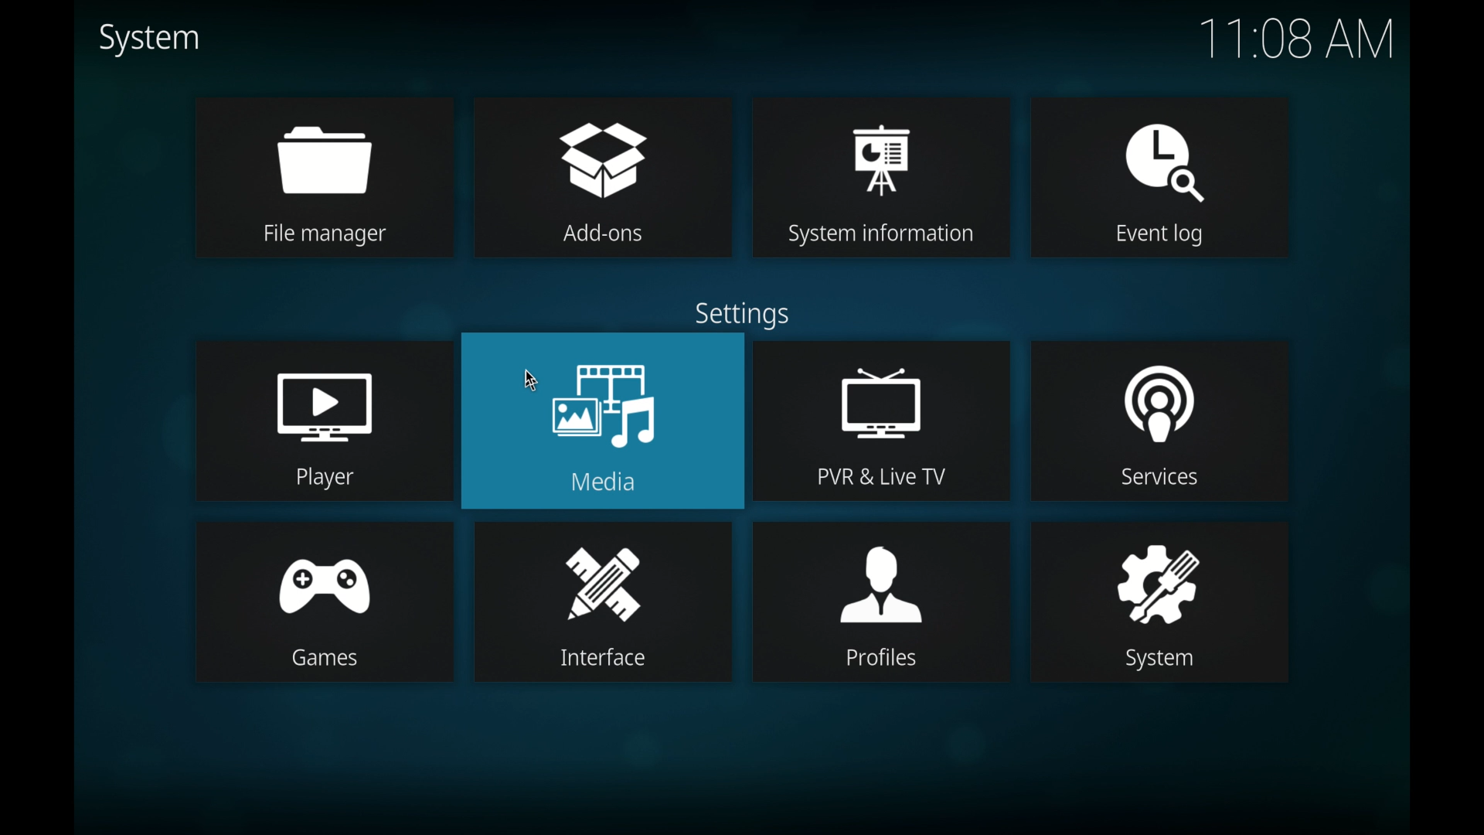 This screenshot has height=835, width=1484. What do you see at coordinates (881, 177) in the screenshot?
I see `system information` at bounding box center [881, 177].